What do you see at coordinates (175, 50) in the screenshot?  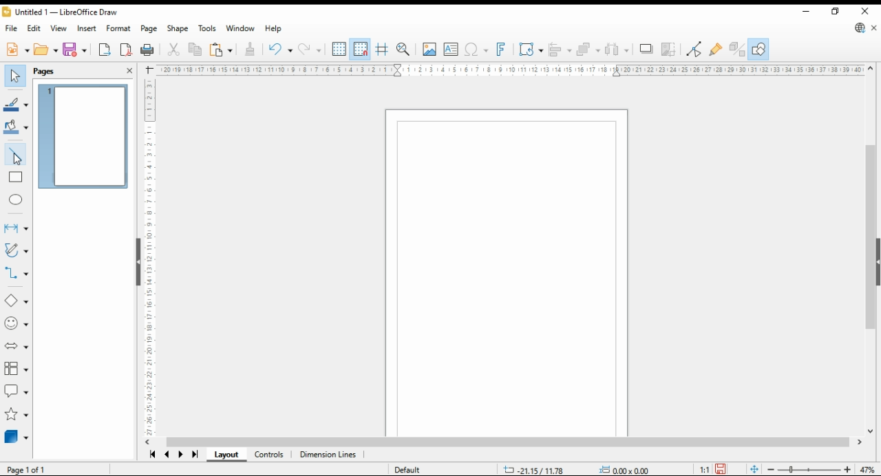 I see `cut` at bounding box center [175, 50].